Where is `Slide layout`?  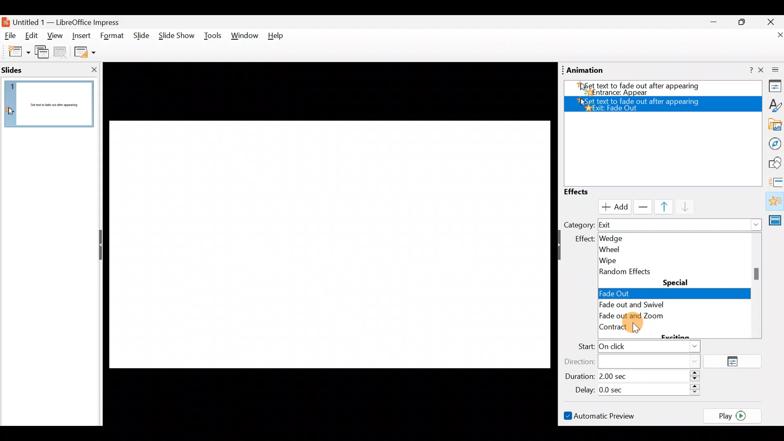 Slide layout is located at coordinates (84, 51).